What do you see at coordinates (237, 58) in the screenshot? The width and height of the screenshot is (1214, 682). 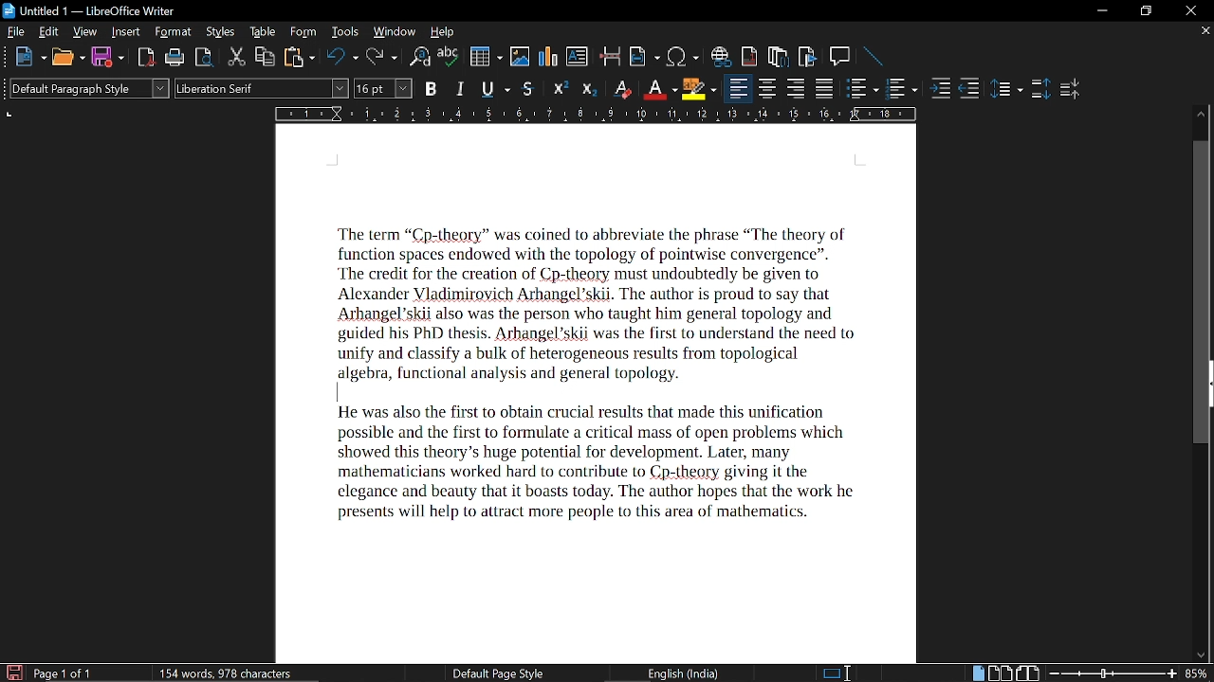 I see `Cur` at bounding box center [237, 58].